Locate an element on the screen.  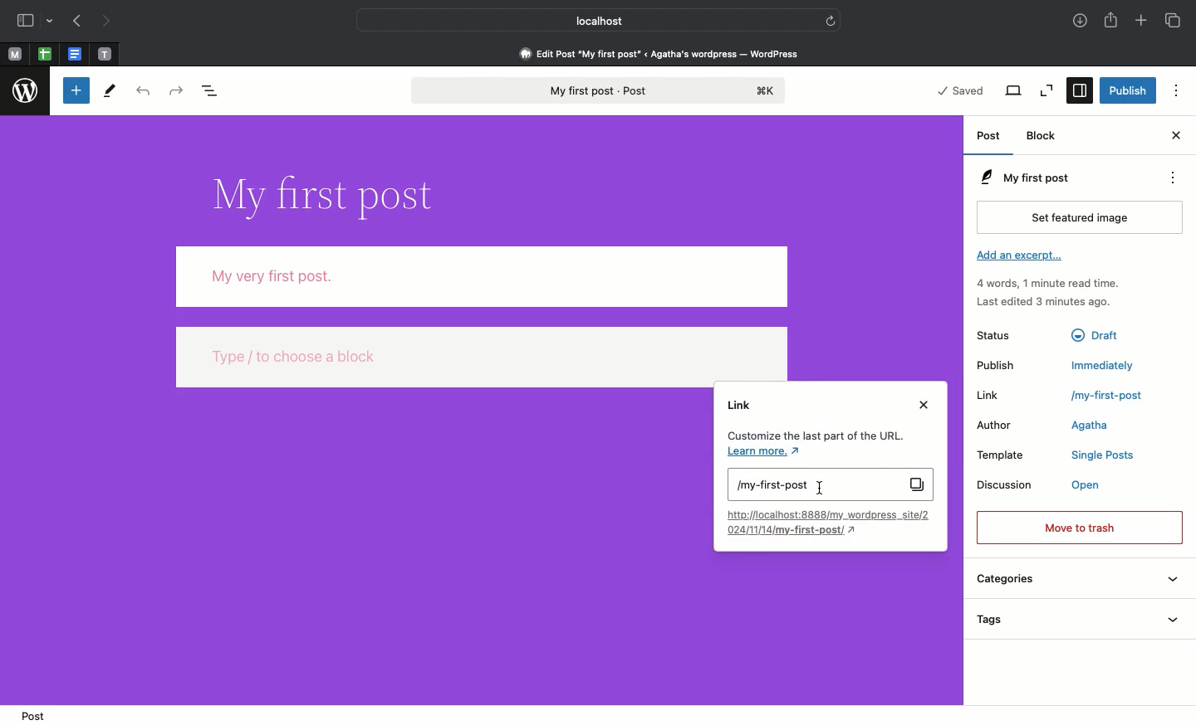
Add new tab is located at coordinates (1142, 22).